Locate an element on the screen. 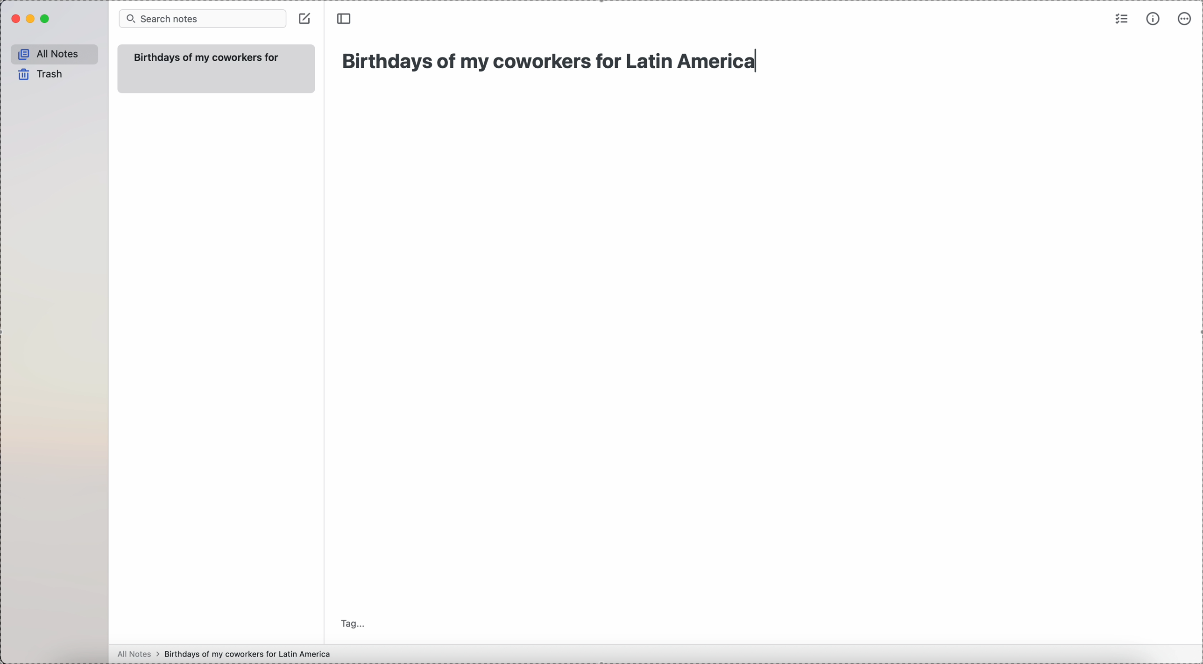 The height and width of the screenshot is (664, 1203). maximize Simplenote is located at coordinates (46, 19).